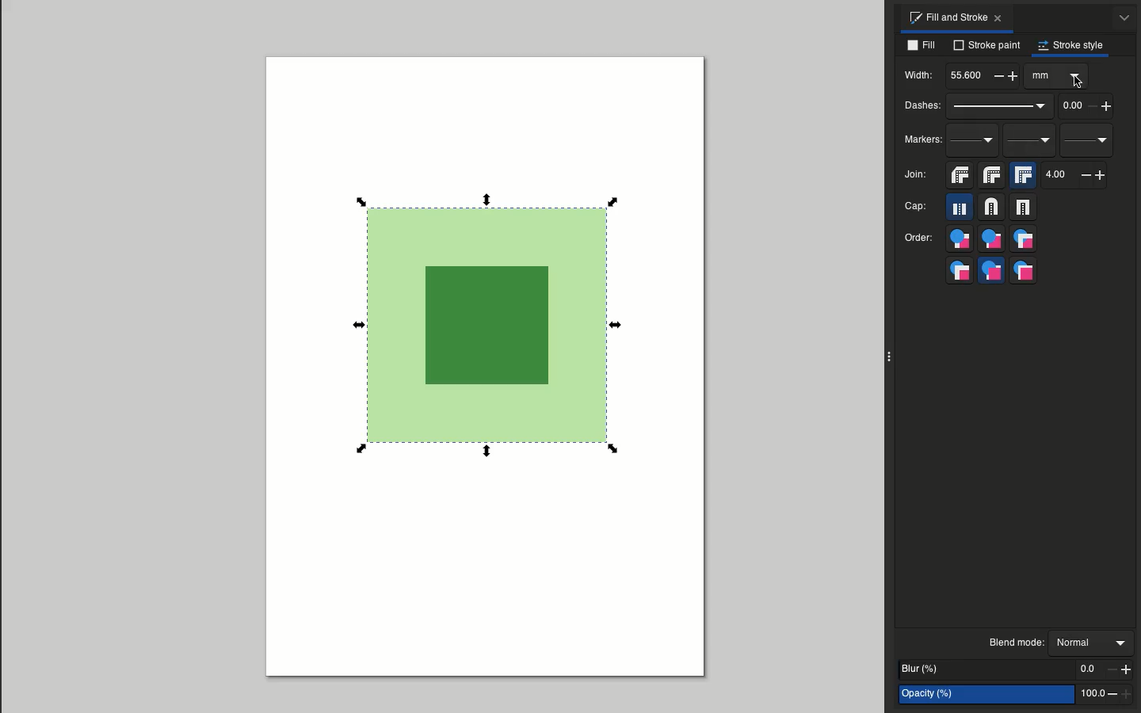 The image size is (1141, 713). Describe the element at coordinates (1025, 272) in the screenshot. I see `Markers, stroke, fill` at that location.